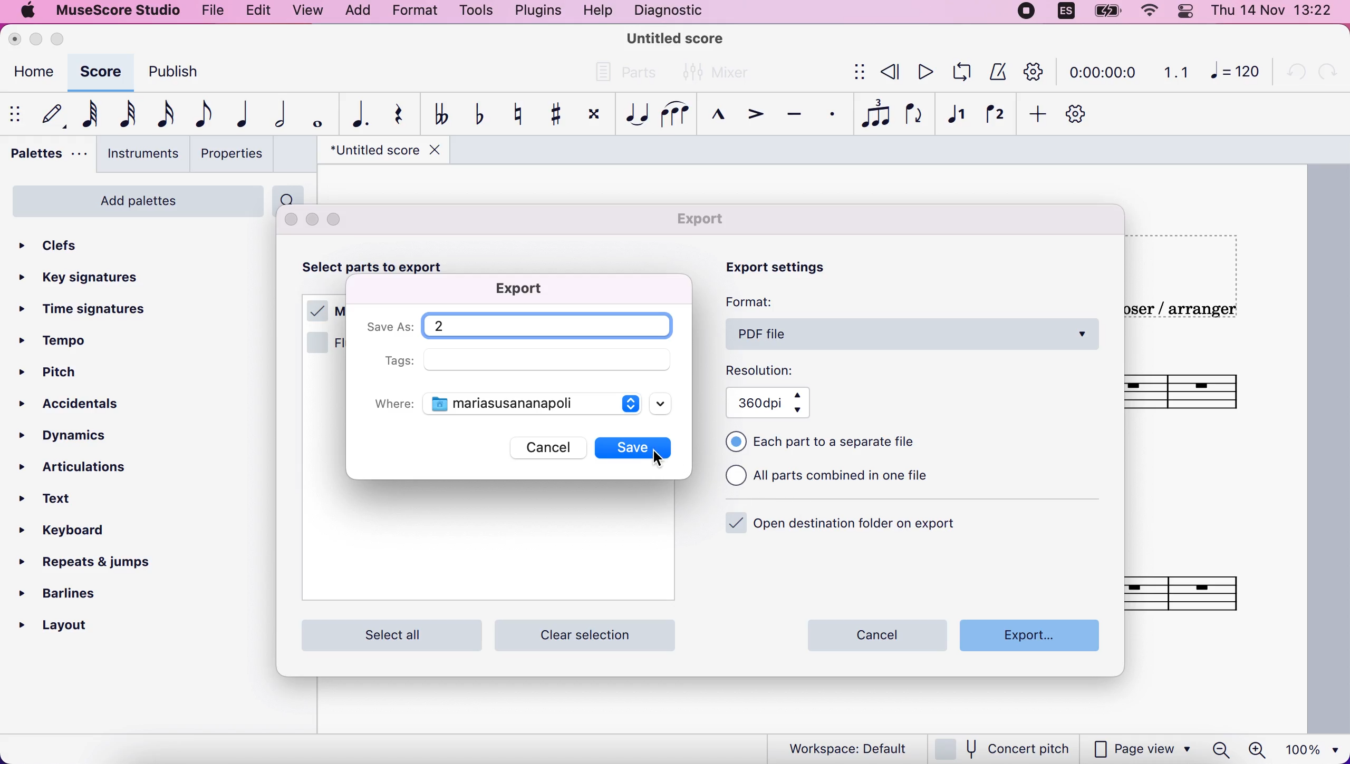 The width and height of the screenshot is (1350, 764). Describe the element at coordinates (1023, 13) in the screenshot. I see `recording stopped` at that location.